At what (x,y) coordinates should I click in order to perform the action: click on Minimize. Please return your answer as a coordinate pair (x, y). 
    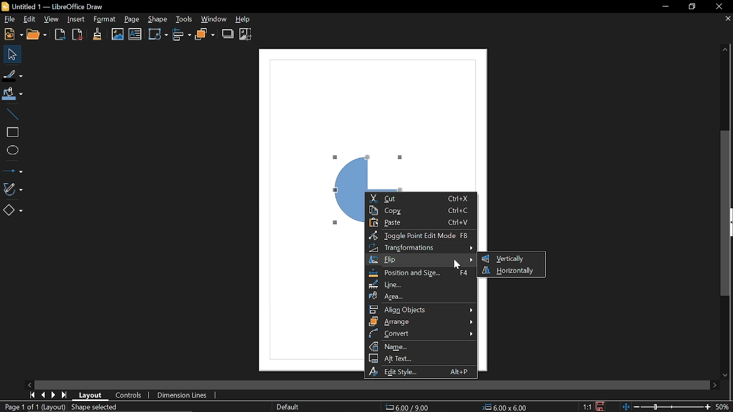
    Looking at the image, I should click on (665, 7).